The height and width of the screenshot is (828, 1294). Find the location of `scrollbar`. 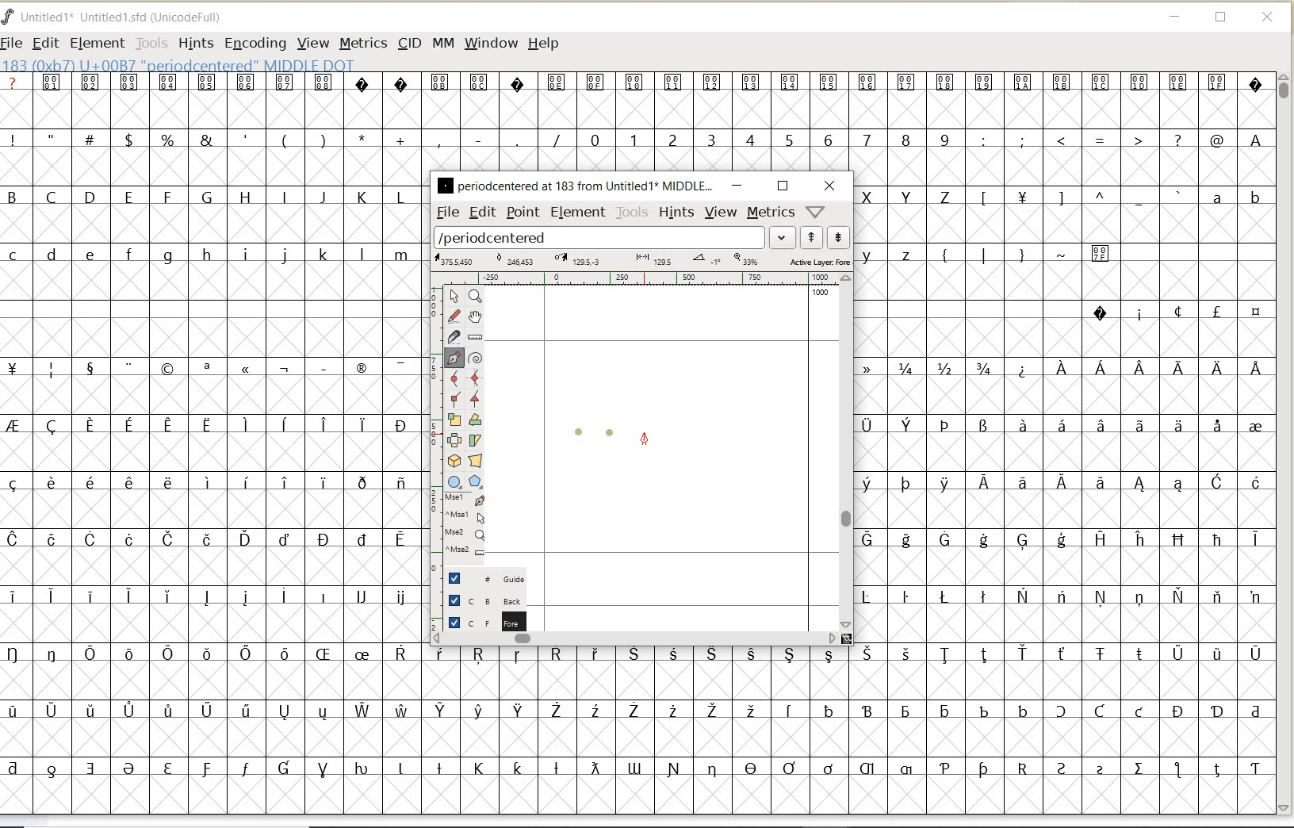

scrollbar is located at coordinates (848, 450).